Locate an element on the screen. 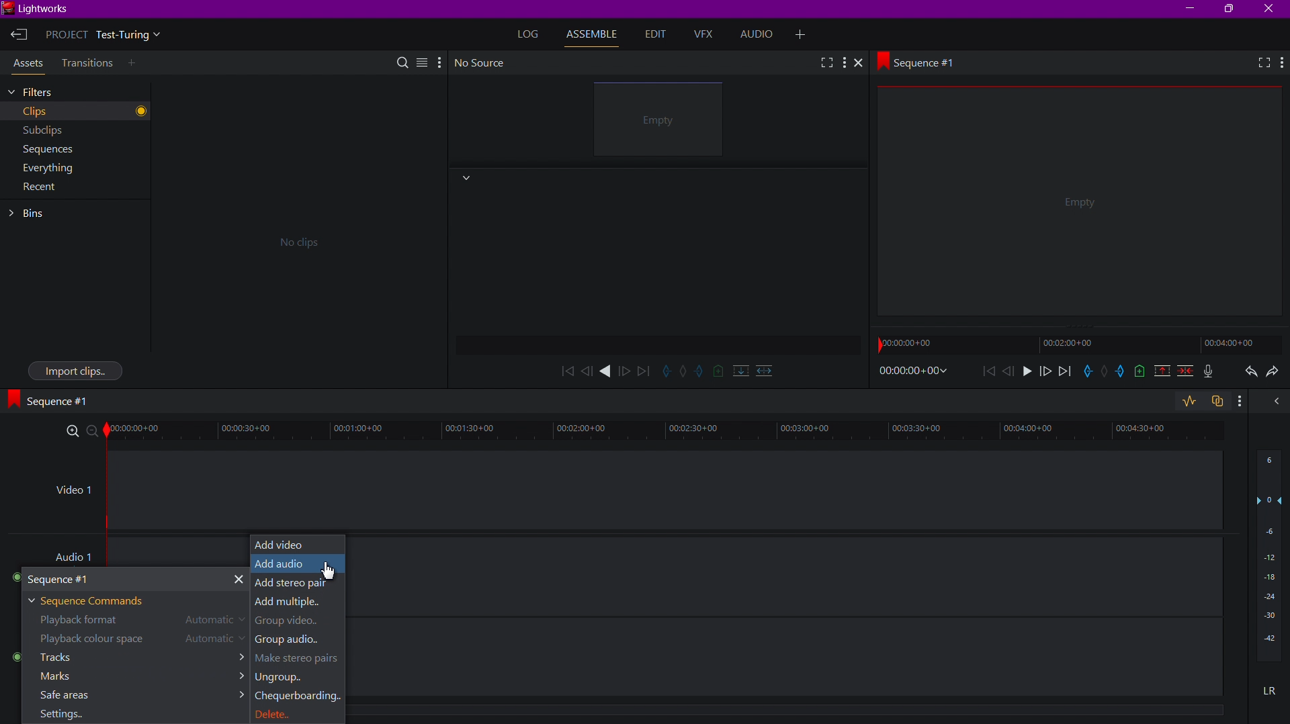 The width and height of the screenshot is (1290, 724). Chequerboarding is located at coordinates (298, 697).